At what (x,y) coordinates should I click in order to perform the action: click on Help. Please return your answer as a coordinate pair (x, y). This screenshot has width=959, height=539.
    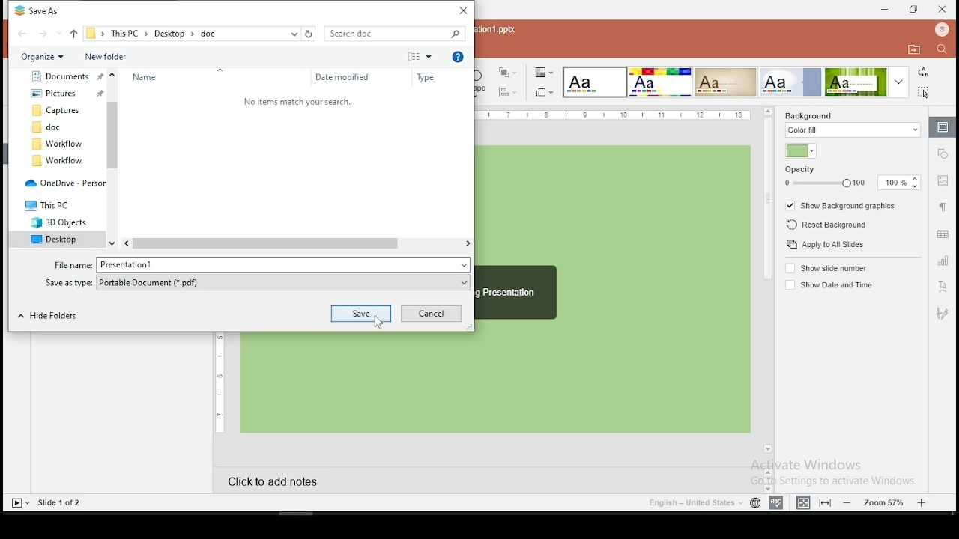
    Looking at the image, I should click on (459, 58).